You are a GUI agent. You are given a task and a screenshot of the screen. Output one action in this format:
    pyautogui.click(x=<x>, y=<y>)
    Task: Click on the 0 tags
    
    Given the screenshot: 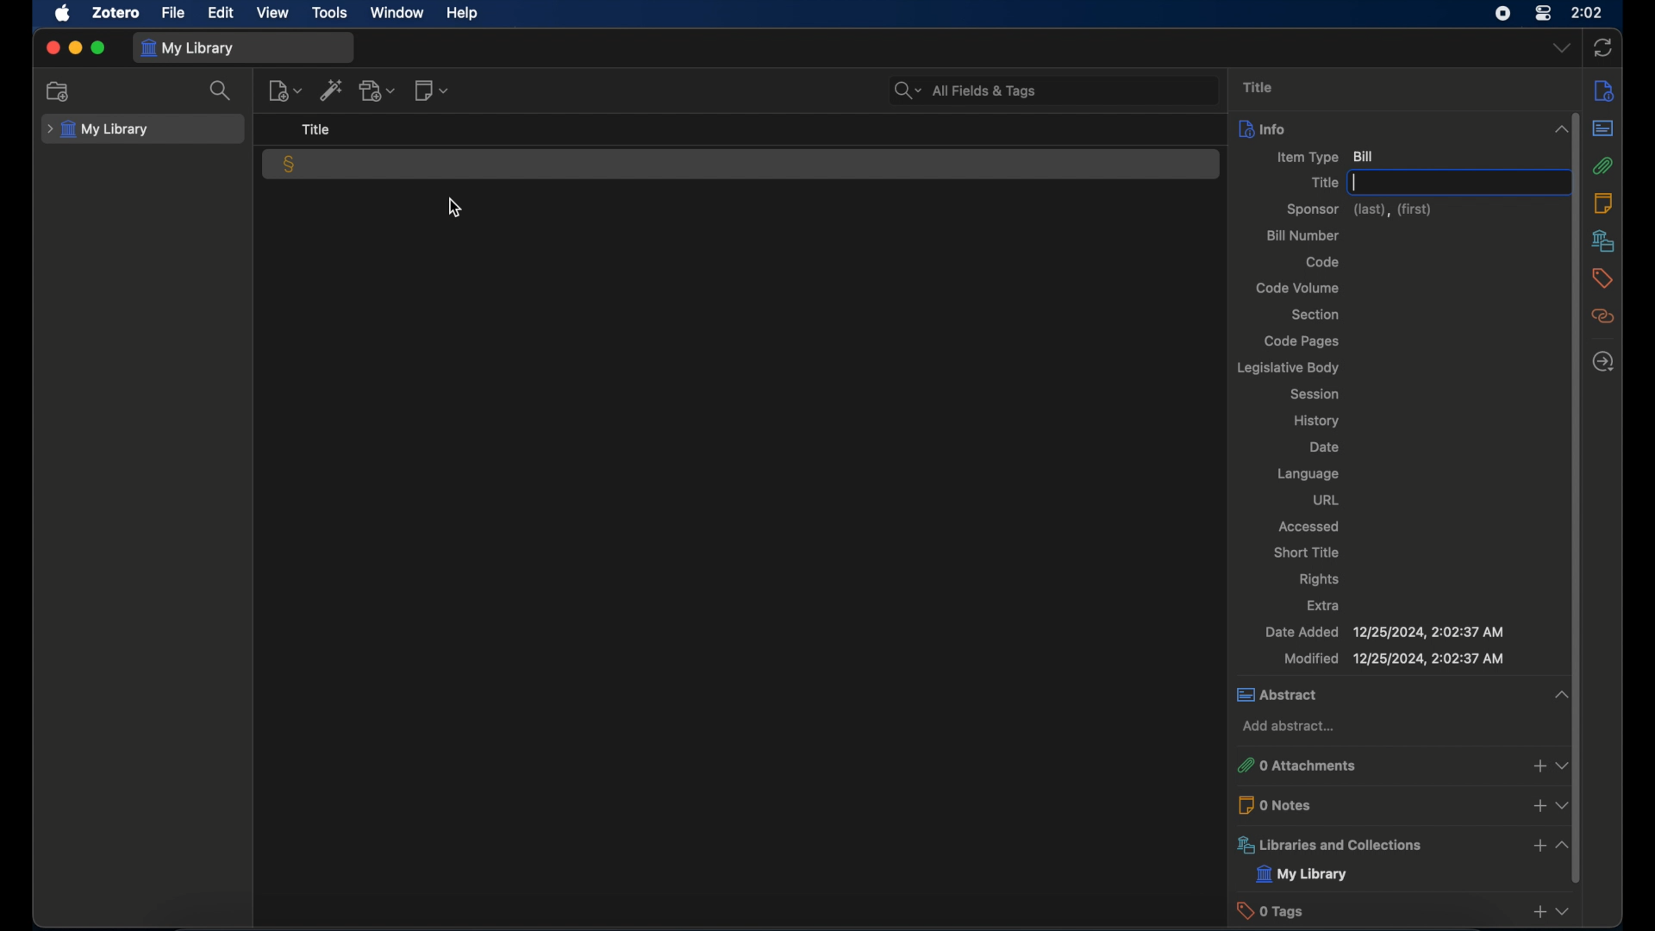 What is the action you would take?
    pyautogui.click(x=1402, y=910)
    